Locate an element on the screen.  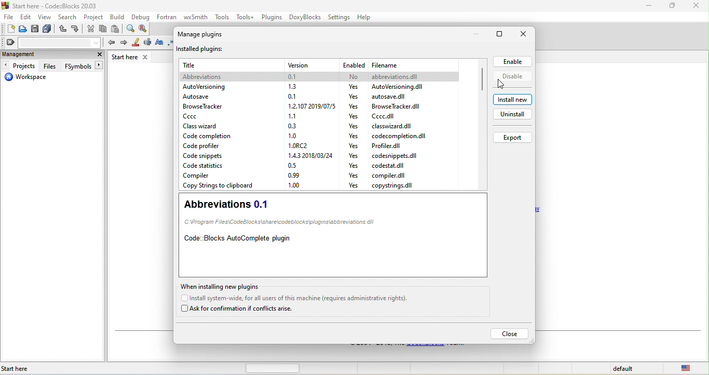
version is located at coordinates (294, 136).